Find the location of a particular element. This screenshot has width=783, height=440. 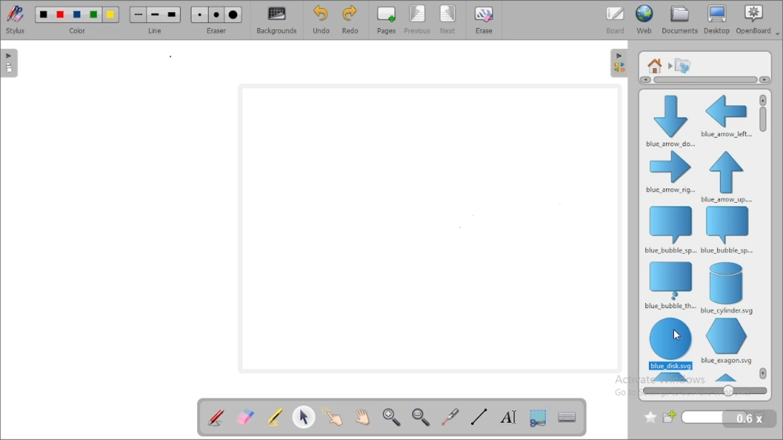

pages is located at coordinates (386, 20).